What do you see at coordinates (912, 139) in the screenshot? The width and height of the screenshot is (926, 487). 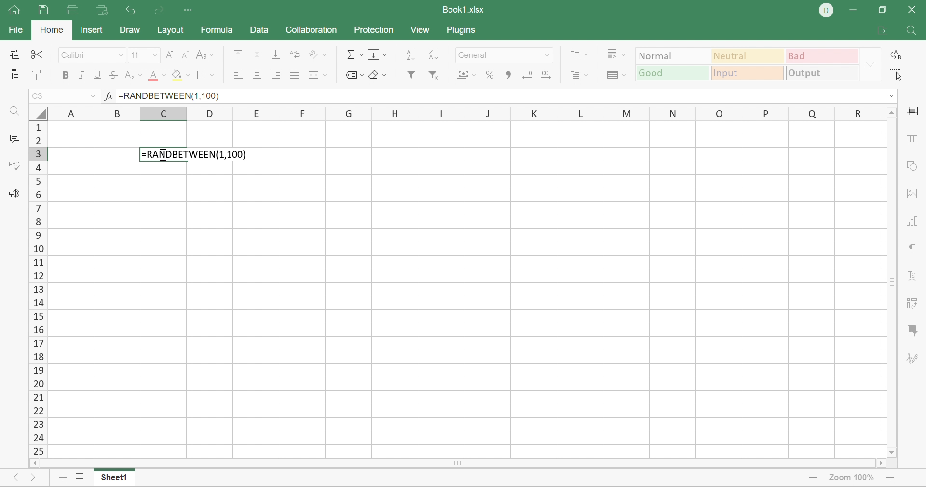 I see `table settings` at bounding box center [912, 139].